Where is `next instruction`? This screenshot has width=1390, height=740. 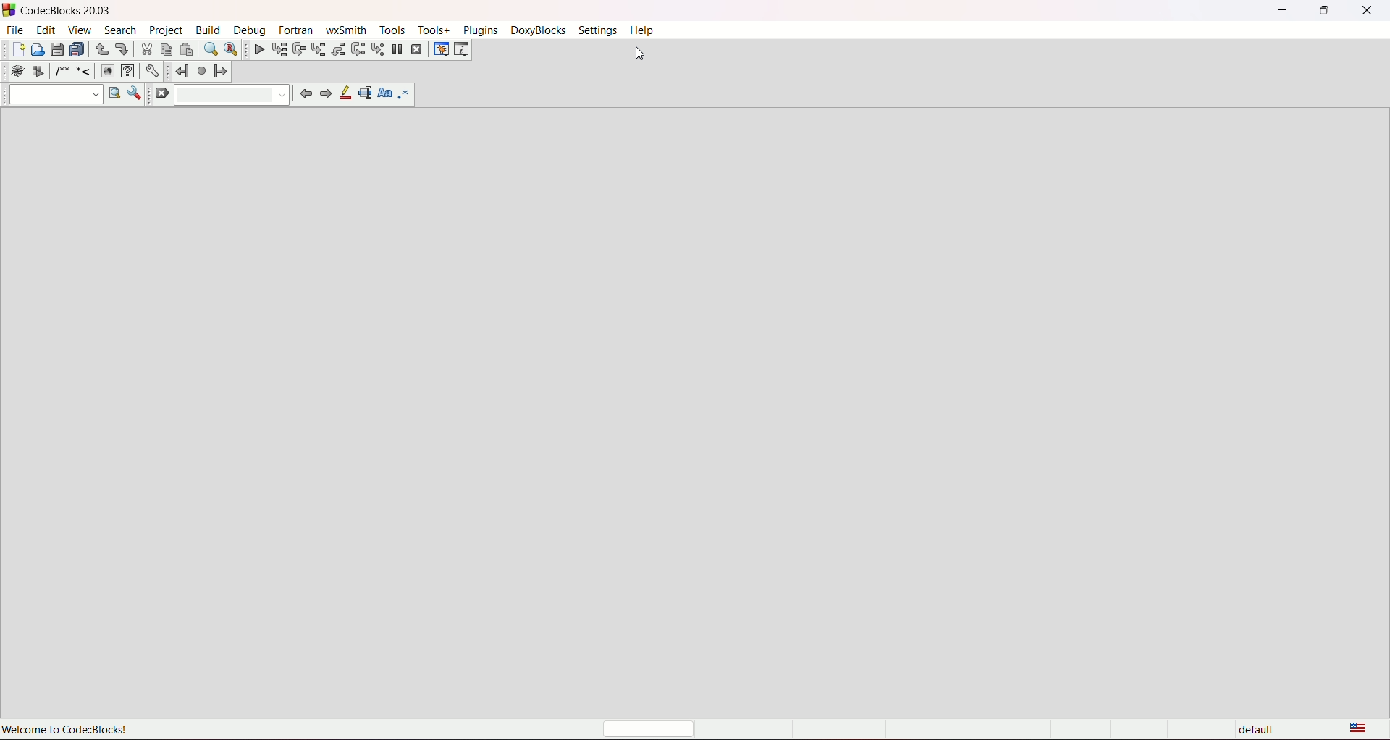 next instruction is located at coordinates (358, 48).